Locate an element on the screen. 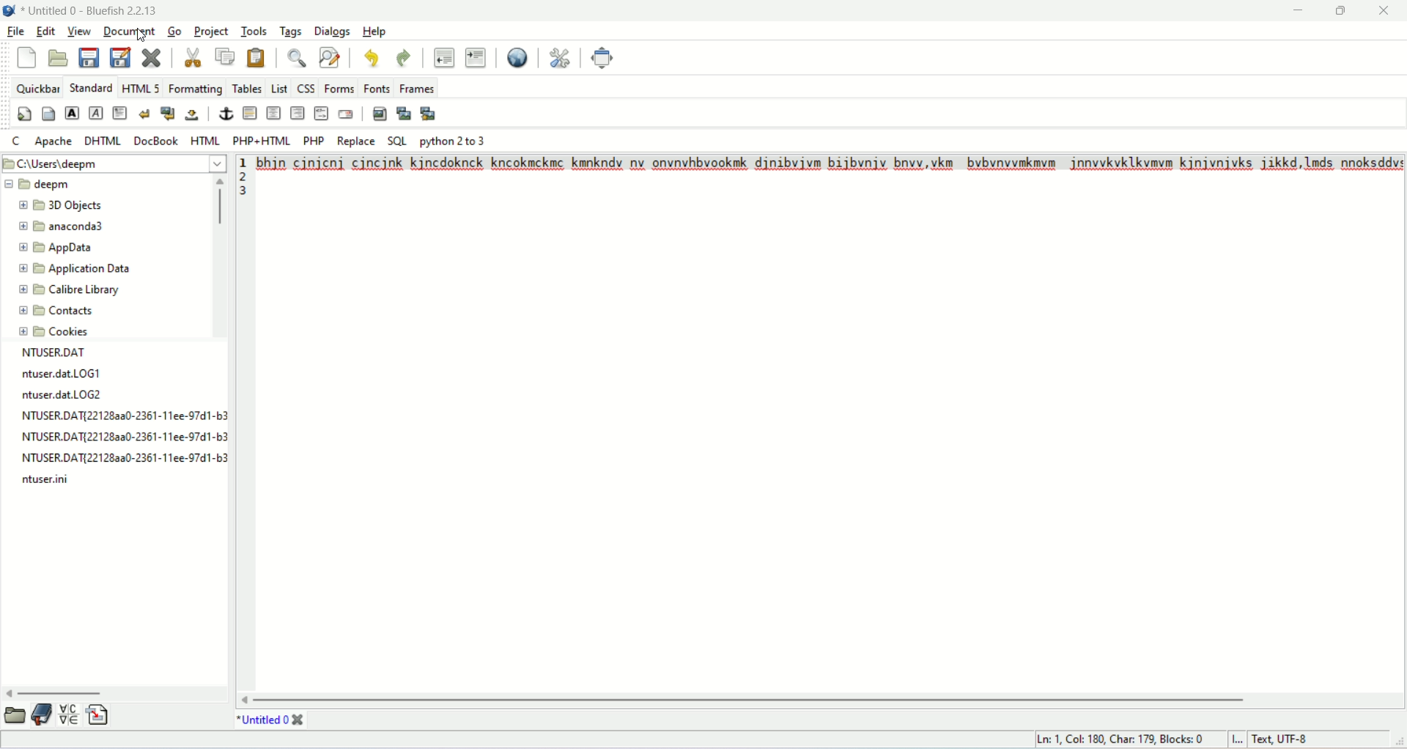 The image size is (1407, 749). horizontal scroll bar is located at coordinates (117, 691).